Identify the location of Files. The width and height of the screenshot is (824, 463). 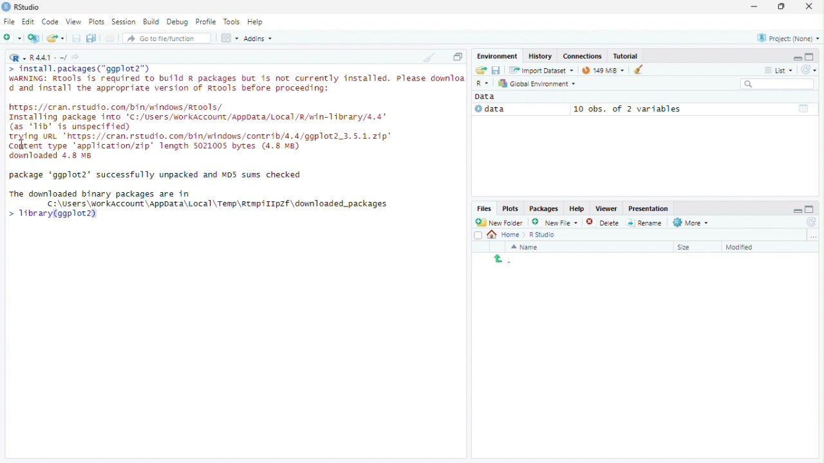
(485, 209).